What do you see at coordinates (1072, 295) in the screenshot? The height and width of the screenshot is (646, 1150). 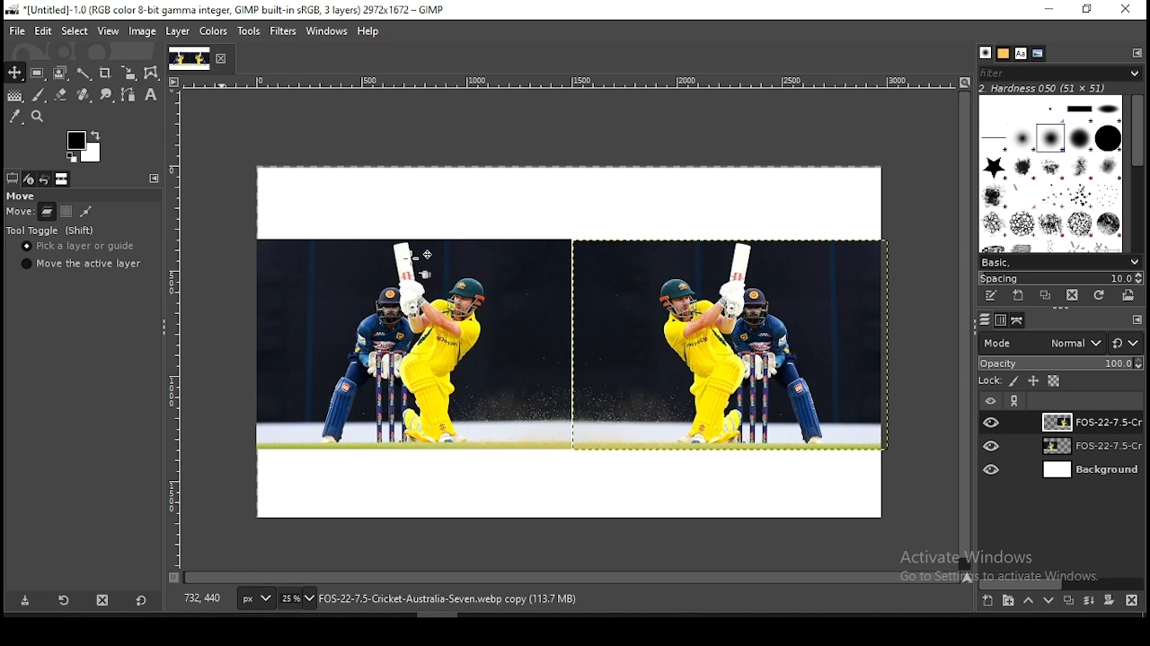 I see `delete brush` at bounding box center [1072, 295].